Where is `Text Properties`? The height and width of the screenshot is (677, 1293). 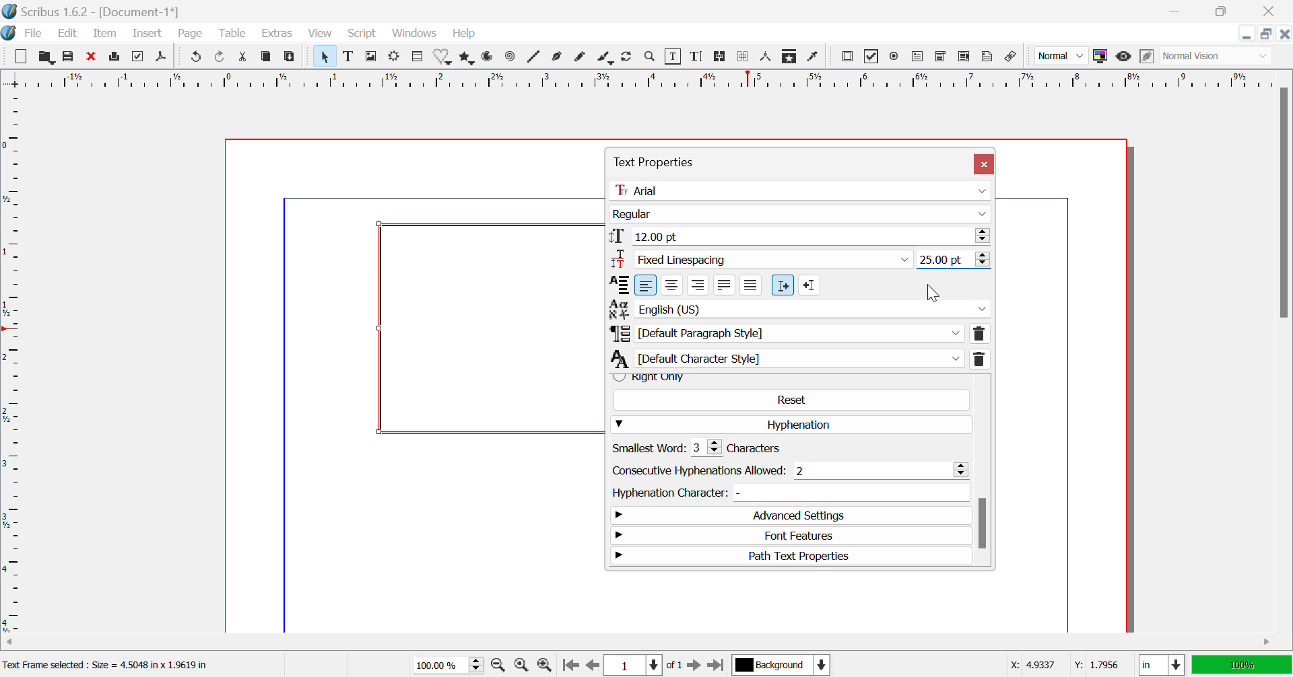
Text Properties is located at coordinates (734, 159).